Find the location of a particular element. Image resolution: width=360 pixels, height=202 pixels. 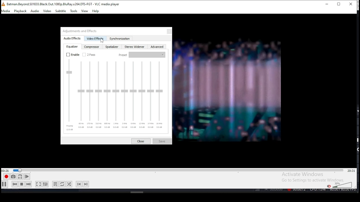

loop between point A and point B continuously. Click to set point A is located at coordinates (19, 177).